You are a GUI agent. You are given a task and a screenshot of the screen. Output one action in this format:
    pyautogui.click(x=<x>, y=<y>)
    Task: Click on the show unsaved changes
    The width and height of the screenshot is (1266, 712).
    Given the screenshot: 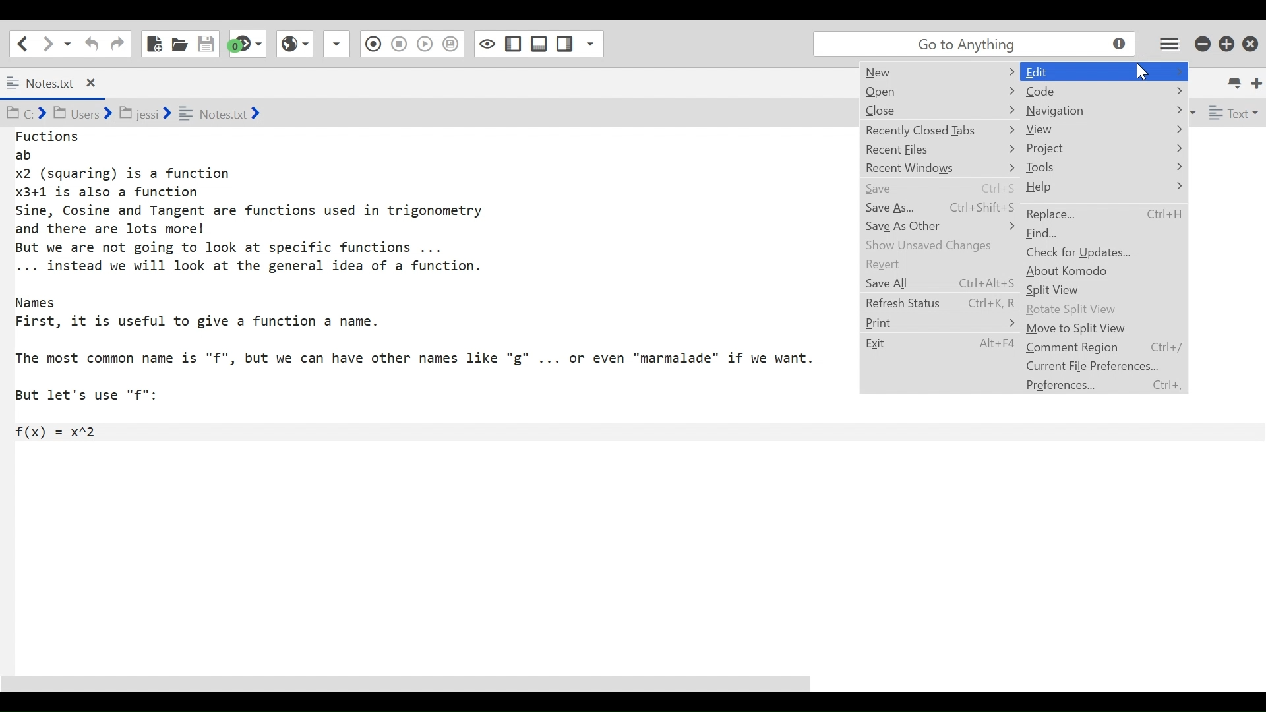 What is the action you would take?
    pyautogui.click(x=917, y=246)
    